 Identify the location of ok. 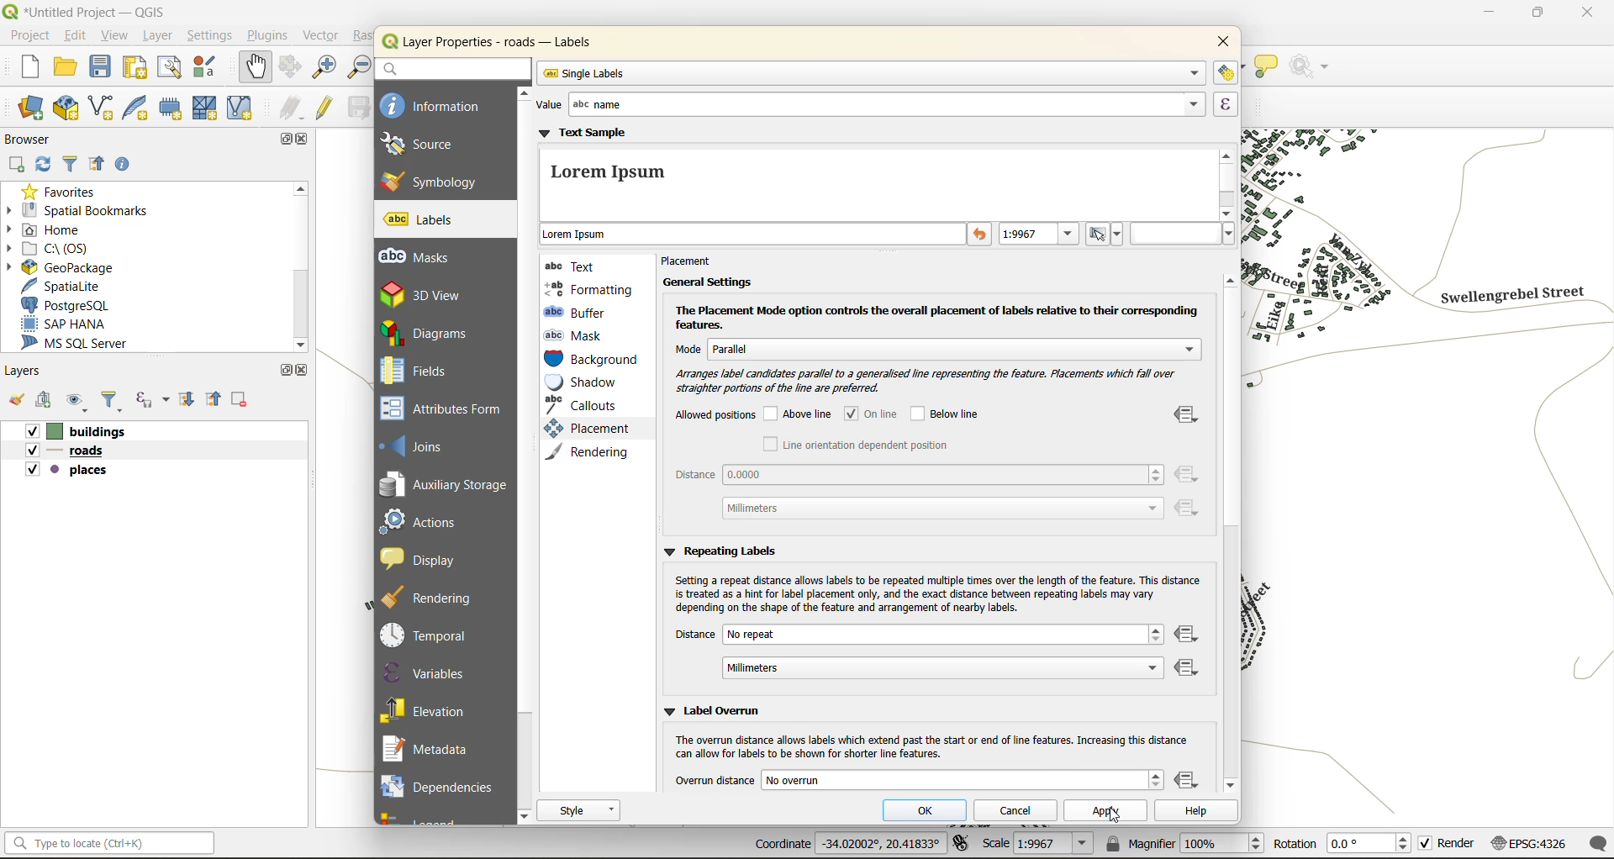
(931, 812).